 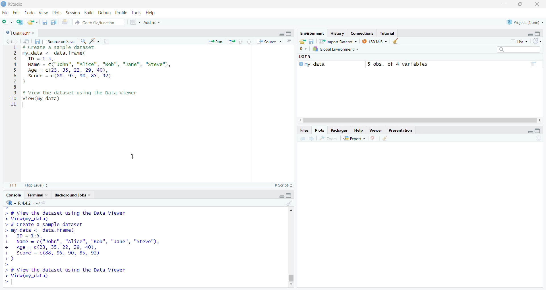 What do you see at coordinates (84, 41) in the screenshot?
I see `Zoom` at bounding box center [84, 41].